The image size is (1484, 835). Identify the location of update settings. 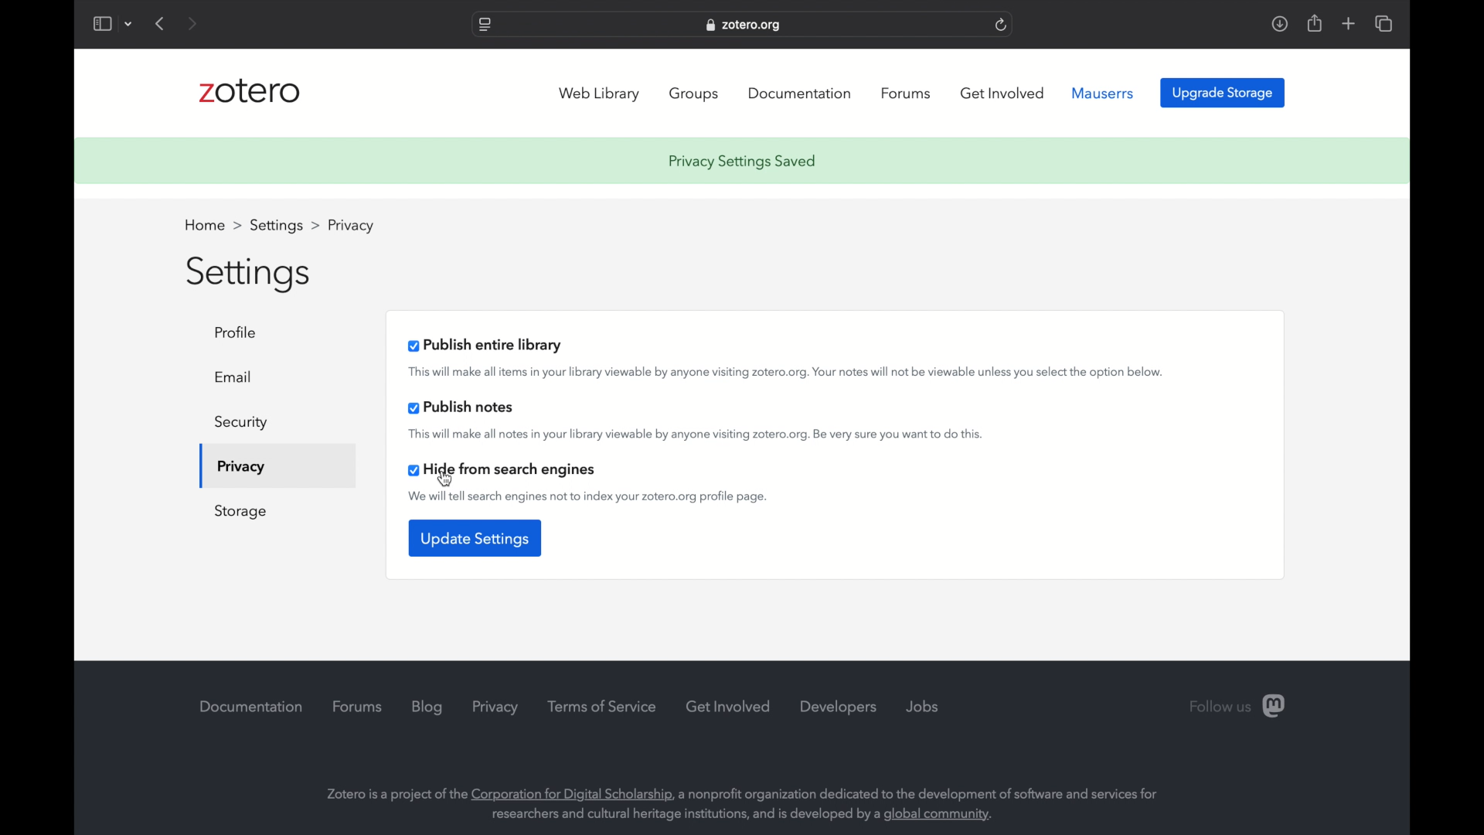
(474, 537).